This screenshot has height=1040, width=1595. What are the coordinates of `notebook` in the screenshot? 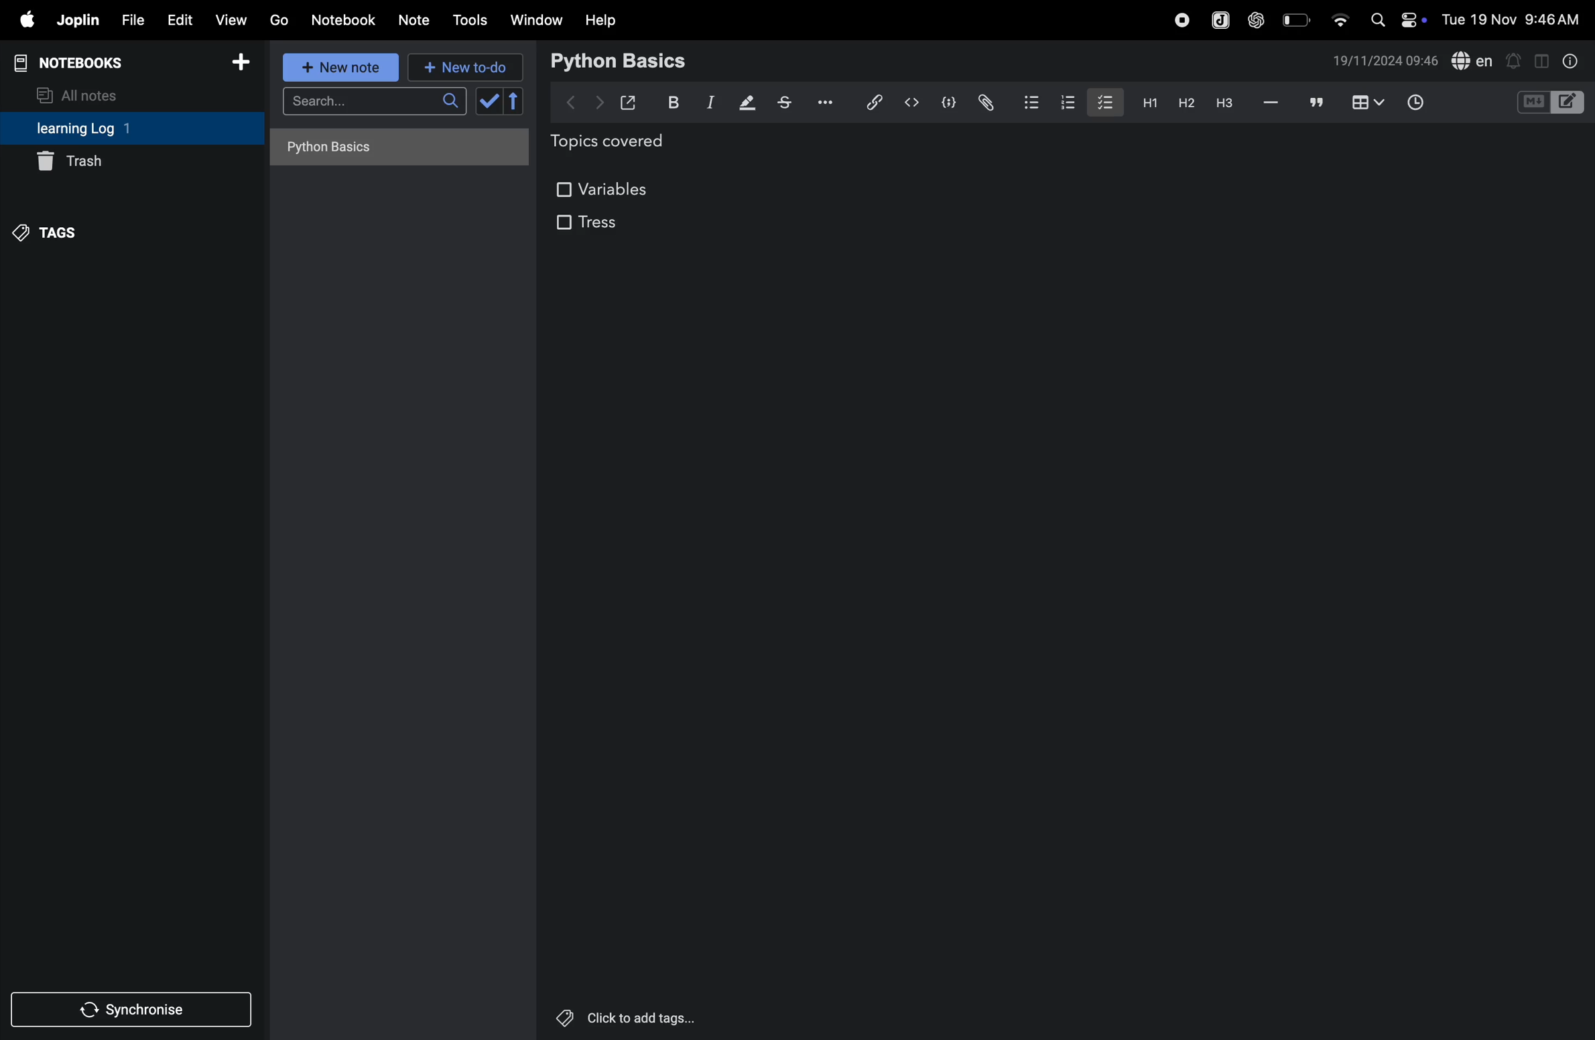 It's located at (345, 19).